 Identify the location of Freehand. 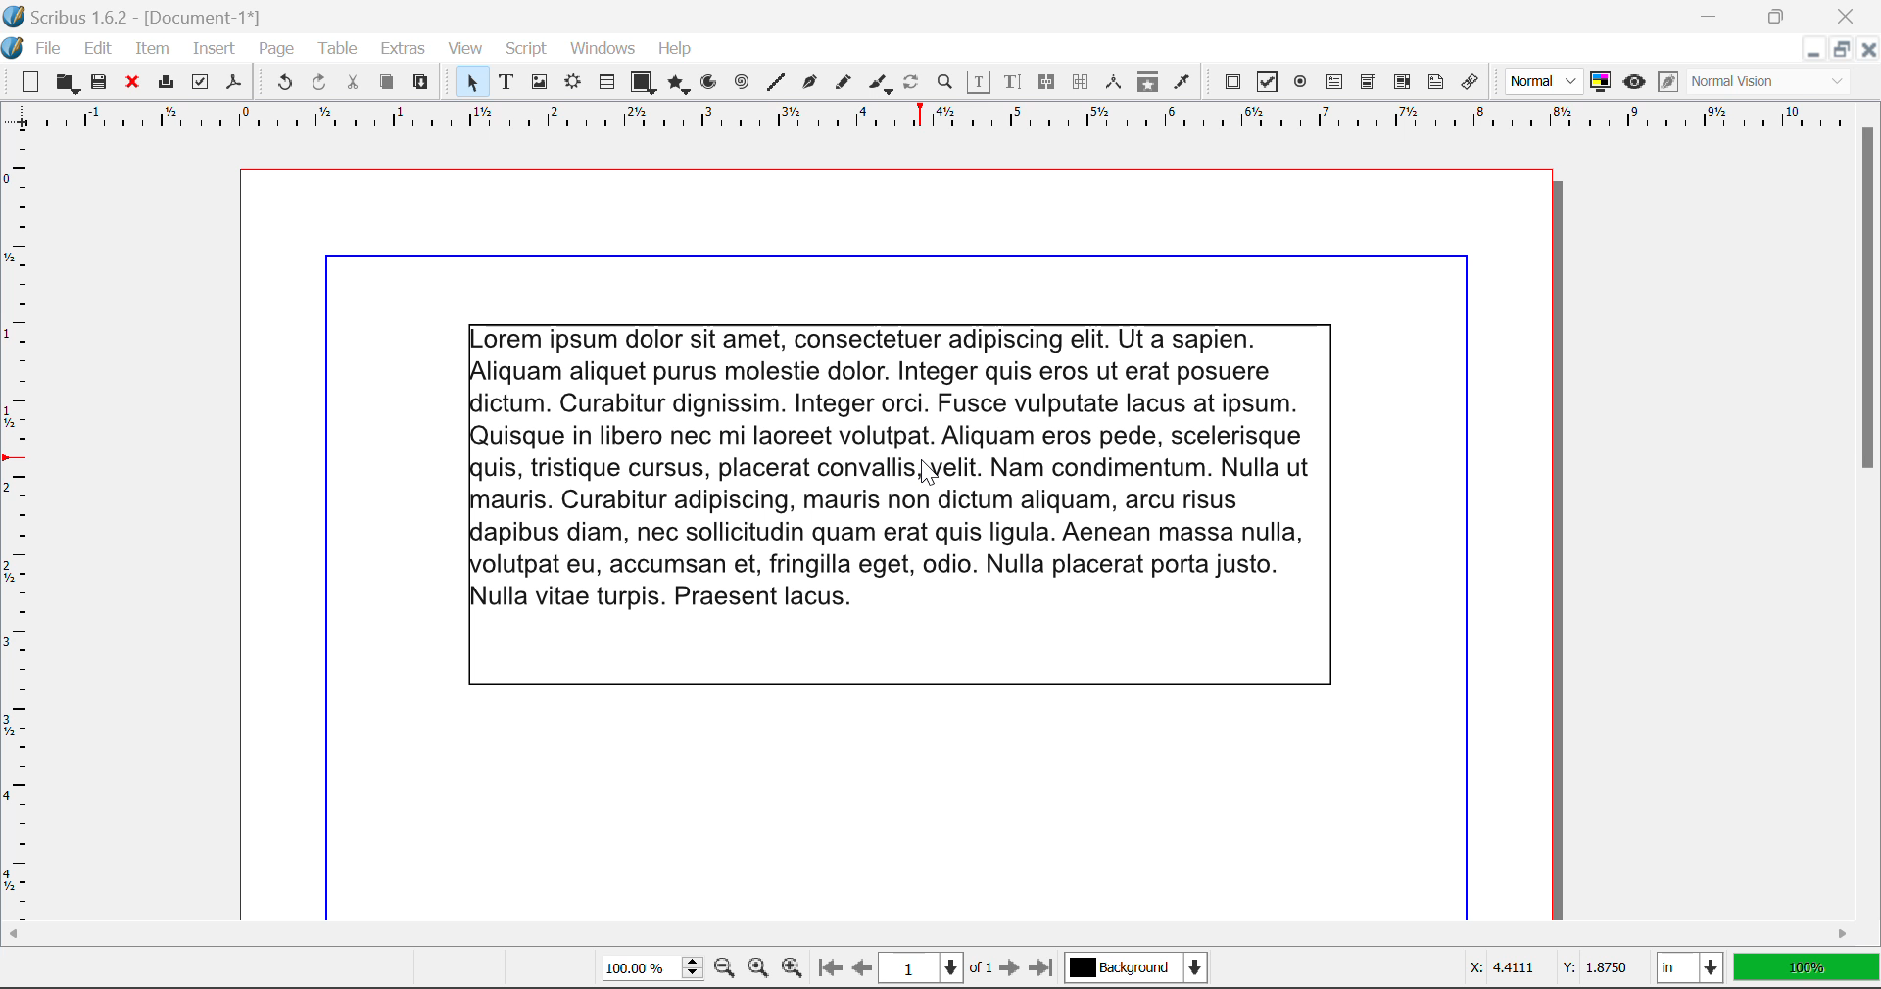
(844, 87).